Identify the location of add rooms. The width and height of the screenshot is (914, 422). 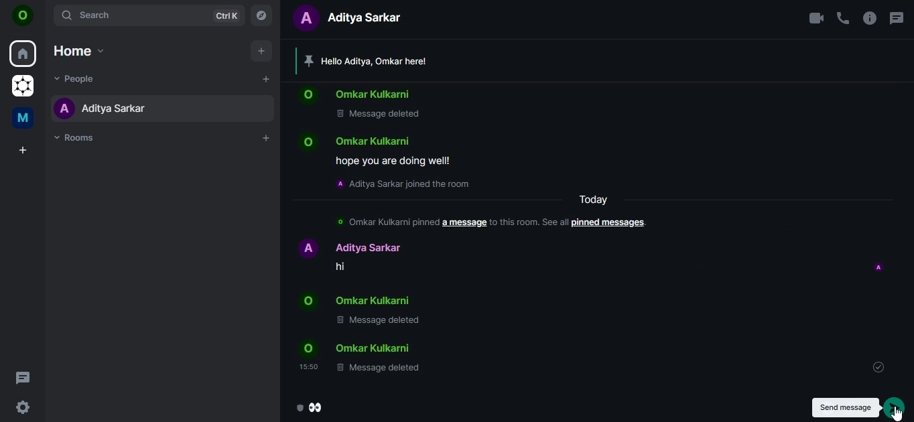
(267, 138).